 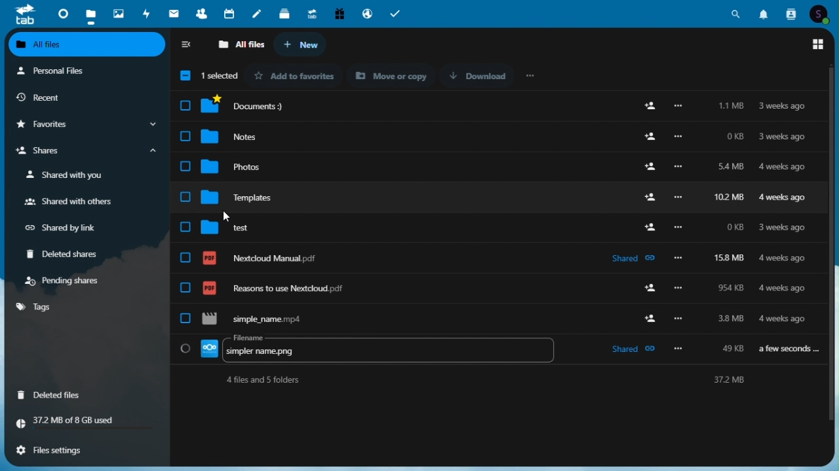 What do you see at coordinates (187, 46) in the screenshot?
I see `collapse sidebar` at bounding box center [187, 46].